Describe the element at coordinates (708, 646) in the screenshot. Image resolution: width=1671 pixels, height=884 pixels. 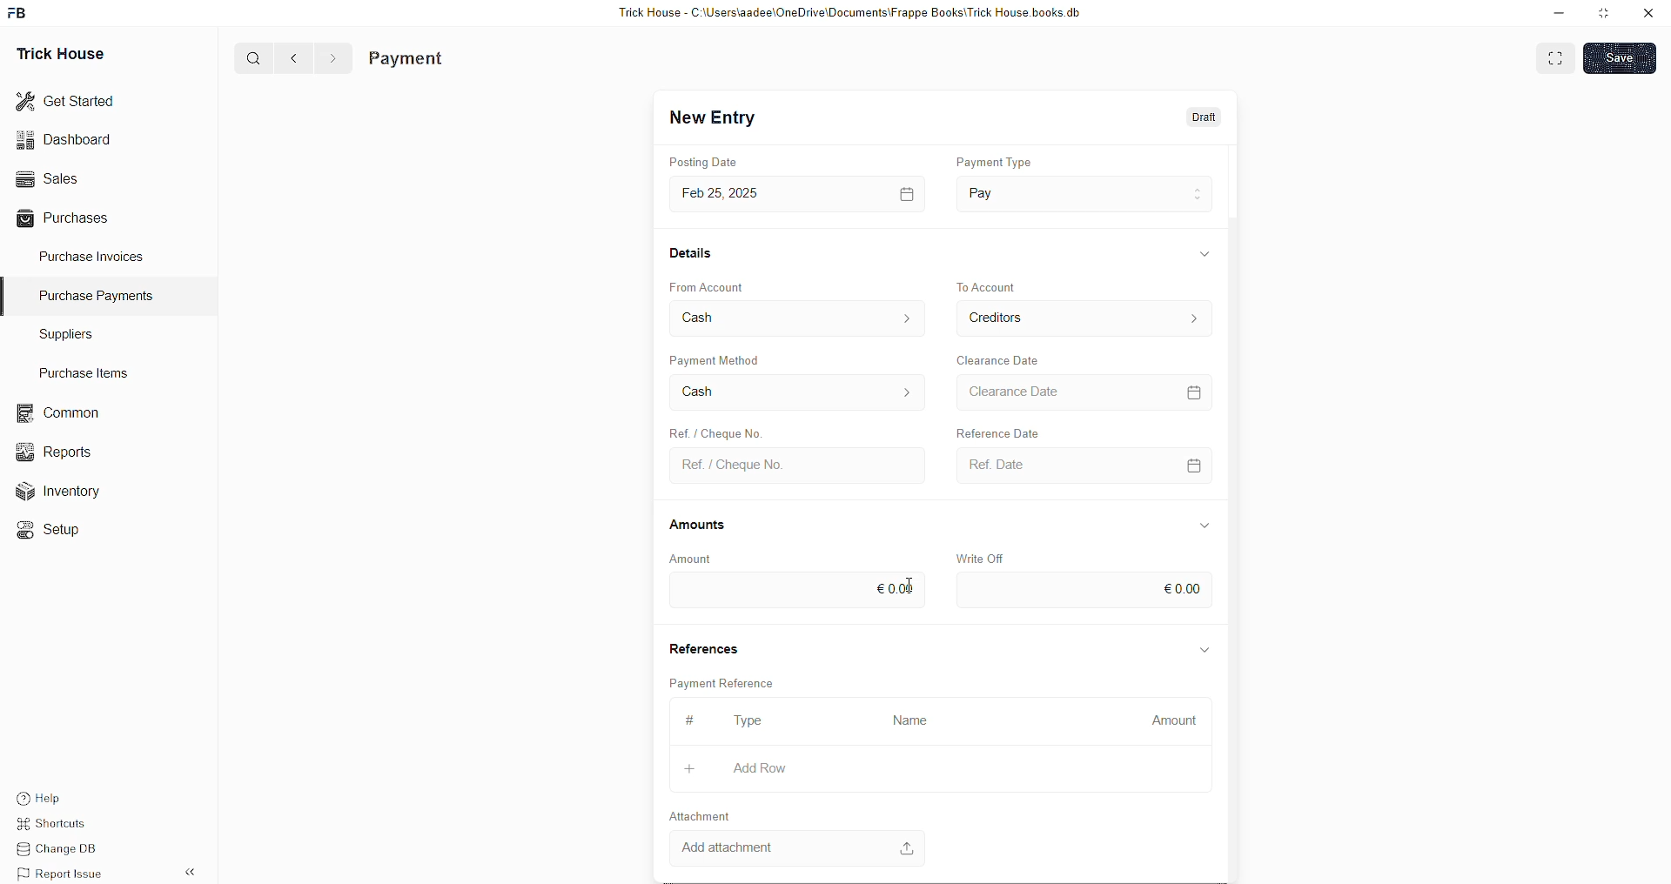
I see `References` at that location.